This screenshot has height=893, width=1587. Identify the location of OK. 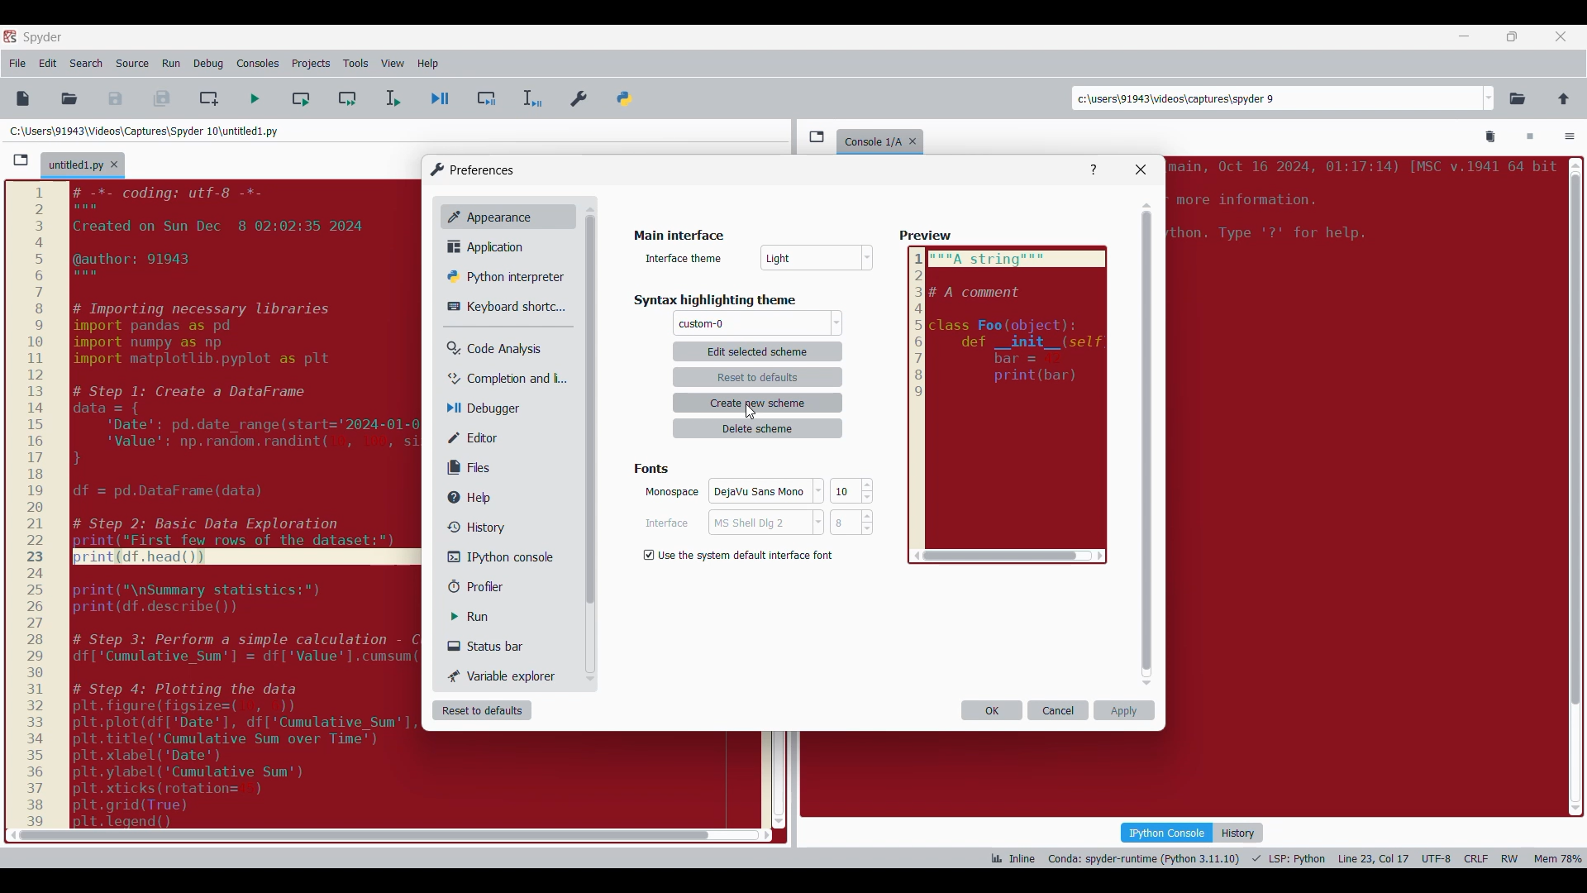
(992, 710).